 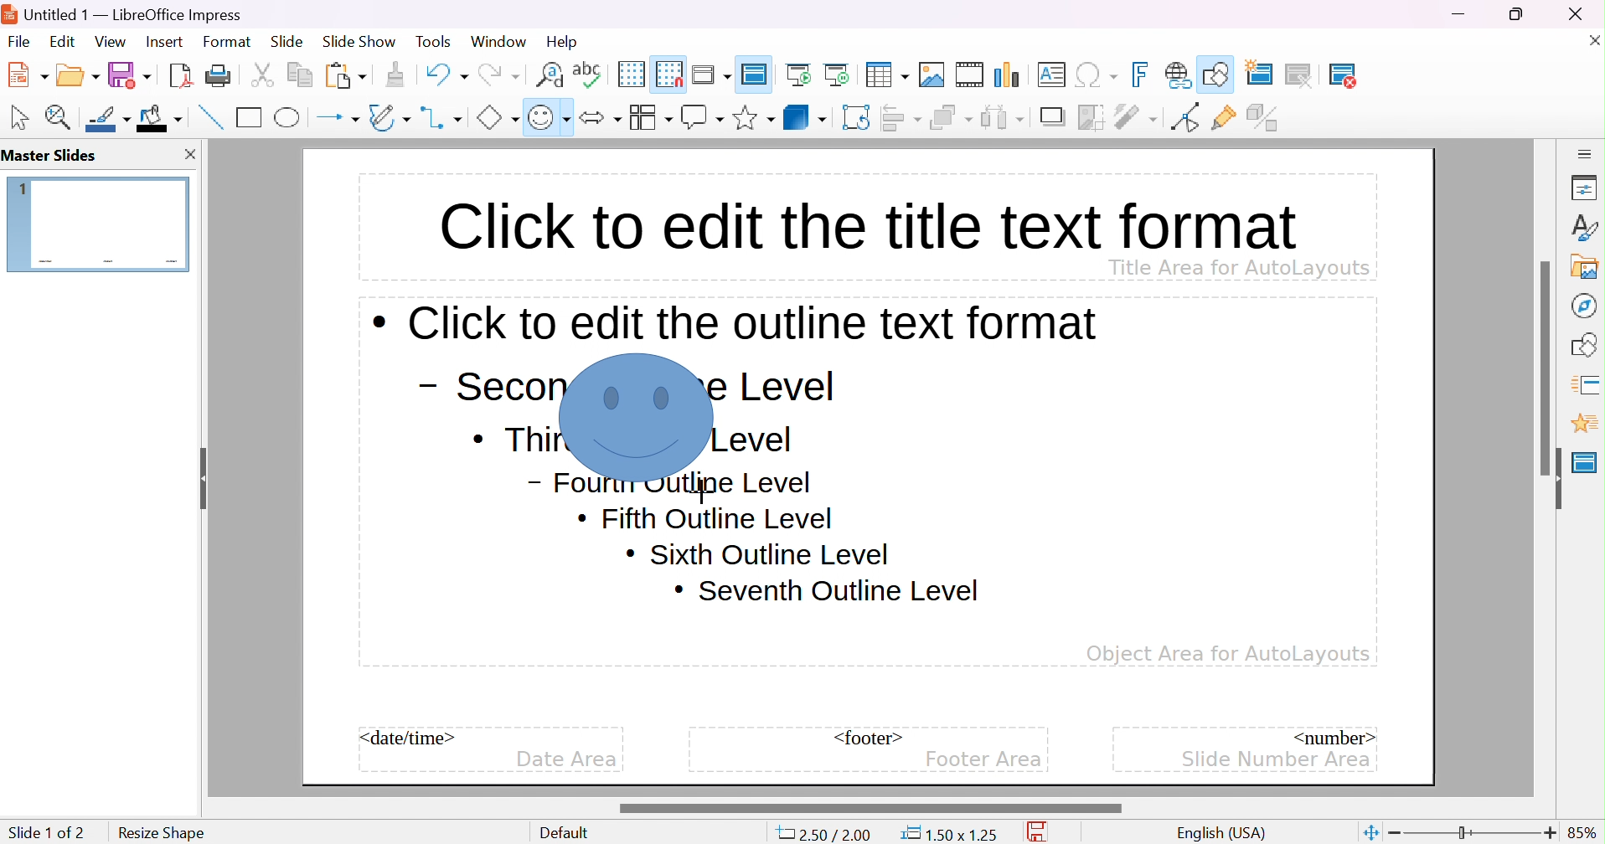 What do you see at coordinates (888, 73) in the screenshot?
I see `table` at bounding box center [888, 73].